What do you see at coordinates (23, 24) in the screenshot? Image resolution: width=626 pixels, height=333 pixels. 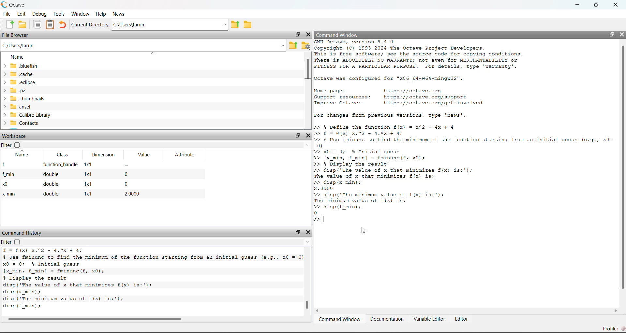 I see `Open an existing file in editor` at bounding box center [23, 24].